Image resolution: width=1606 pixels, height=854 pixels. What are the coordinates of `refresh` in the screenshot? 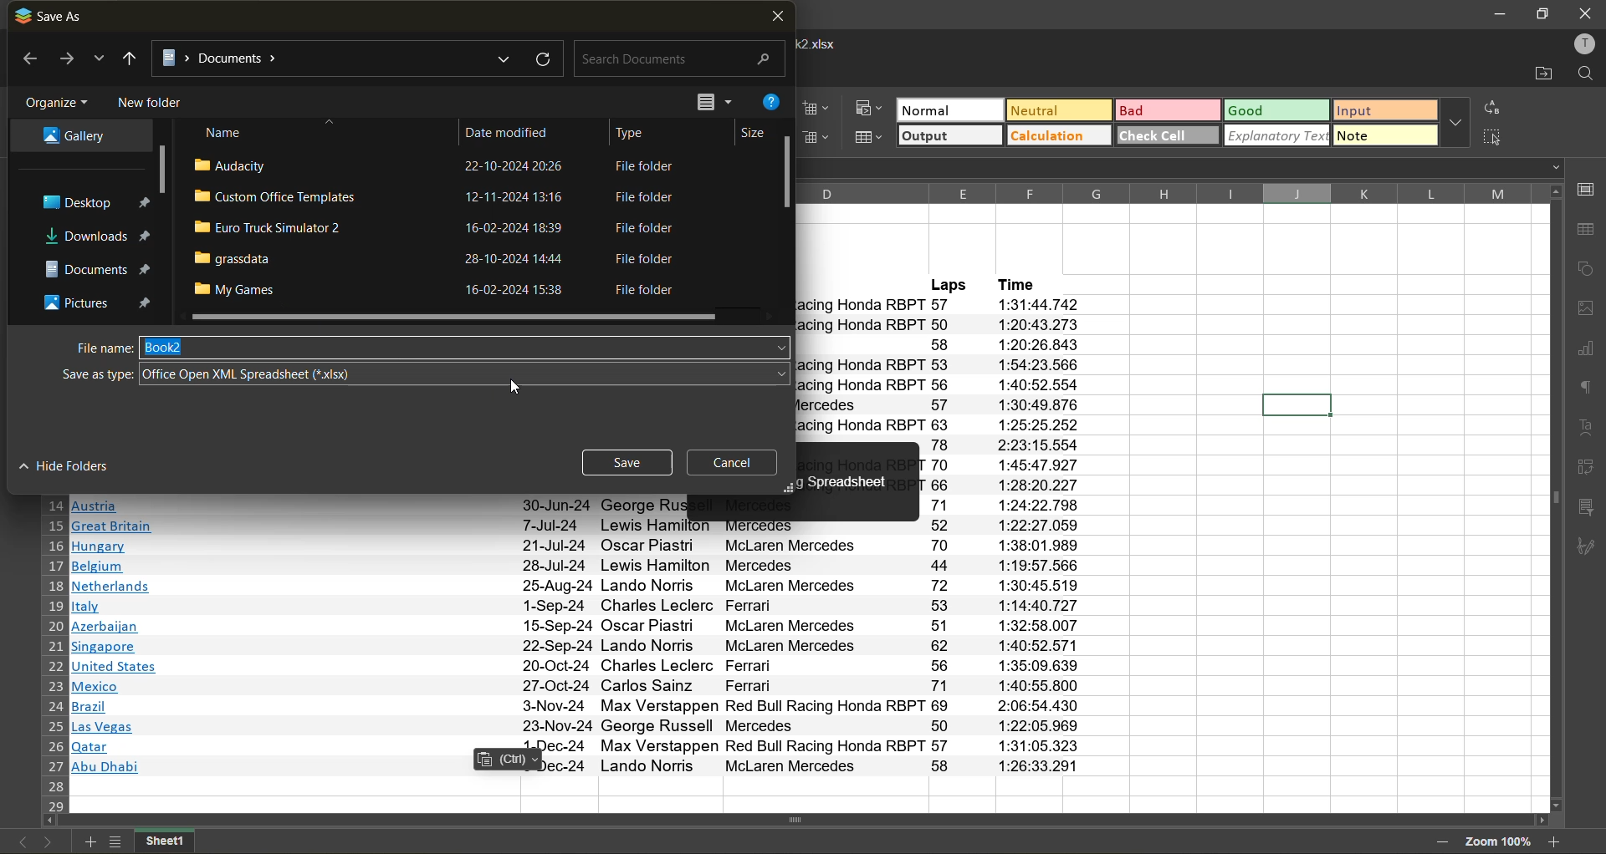 It's located at (540, 58).